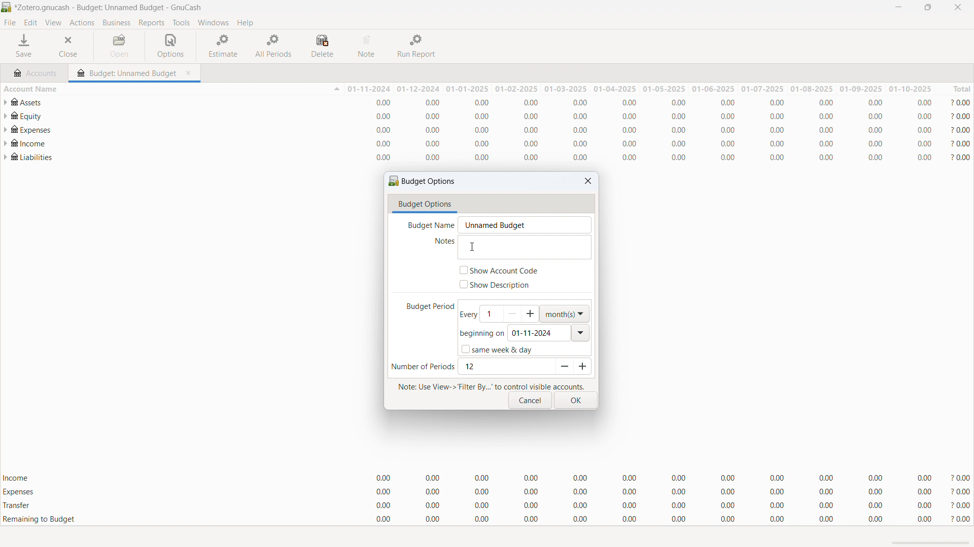 This screenshot has height=547, width=974. What do you see at coordinates (109, 8) in the screenshot?
I see `file name` at bounding box center [109, 8].